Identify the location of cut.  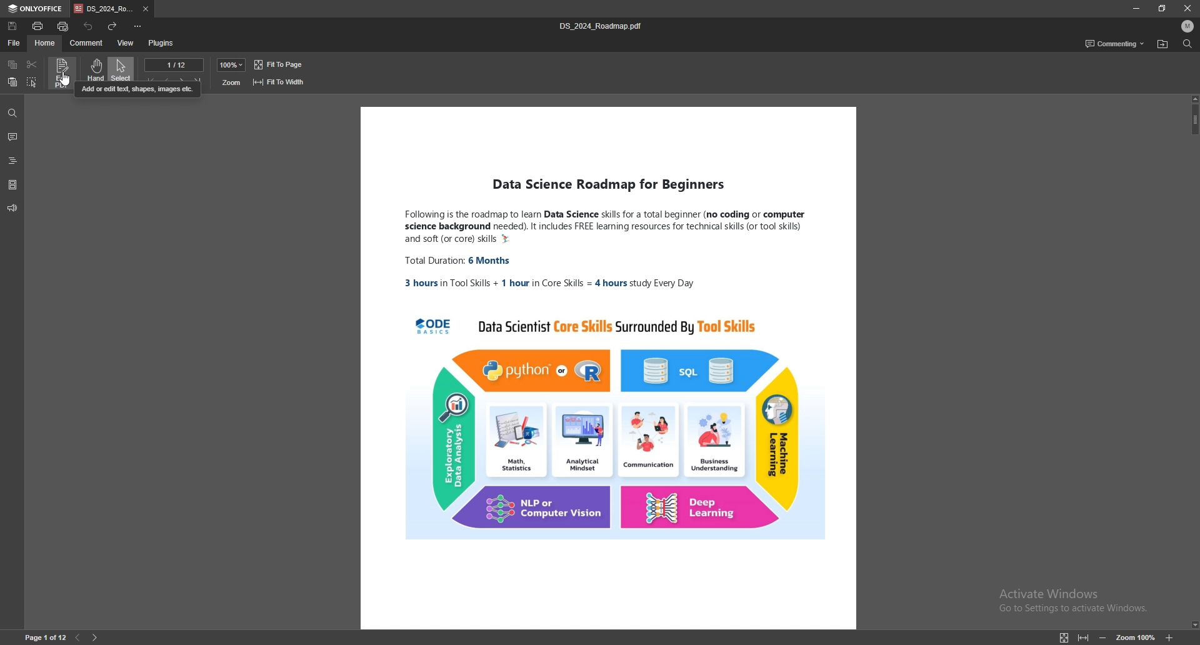
(31, 64).